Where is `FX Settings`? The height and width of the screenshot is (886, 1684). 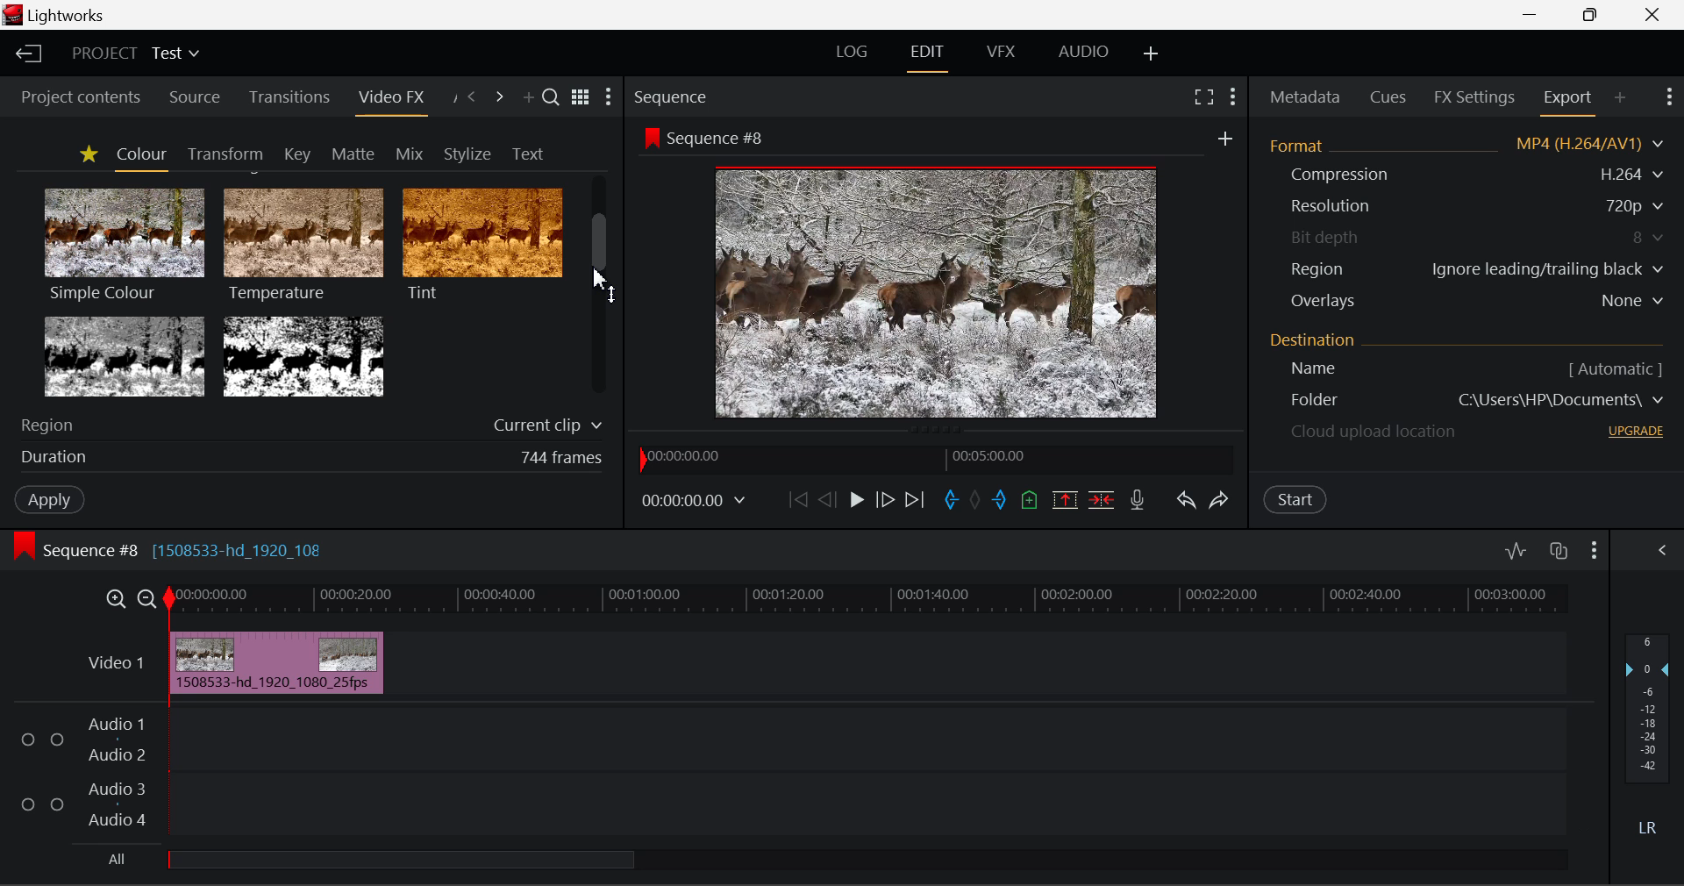 FX Settings is located at coordinates (1474, 96).